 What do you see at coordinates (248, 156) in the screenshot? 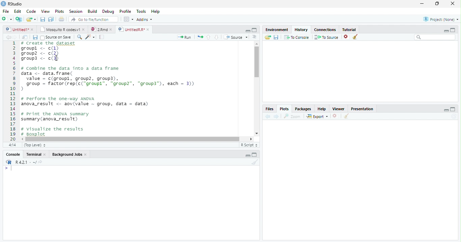
I see `Minimize` at bounding box center [248, 156].